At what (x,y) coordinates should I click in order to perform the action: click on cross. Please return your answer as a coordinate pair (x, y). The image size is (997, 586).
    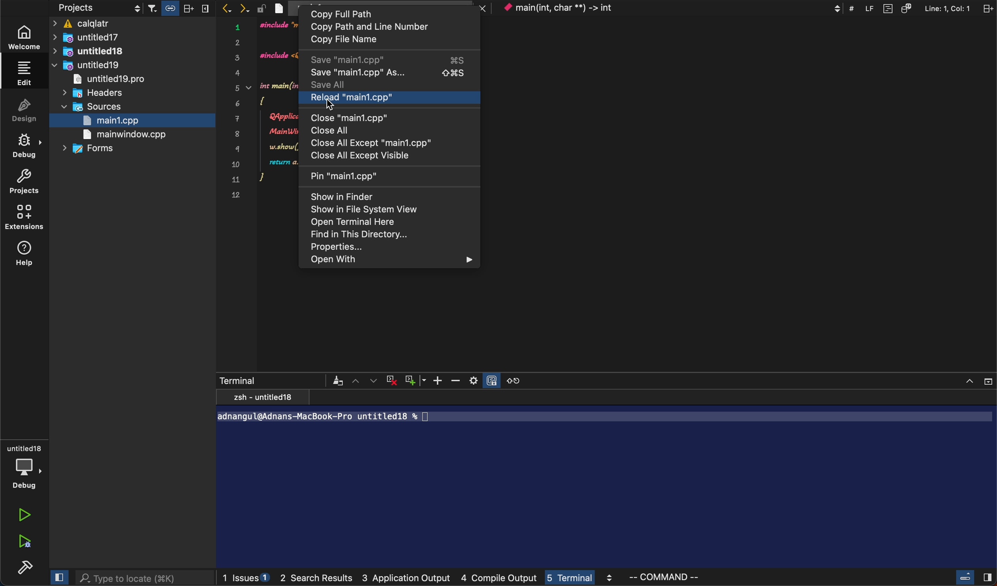
    Looking at the image, I should click on (392, 381).